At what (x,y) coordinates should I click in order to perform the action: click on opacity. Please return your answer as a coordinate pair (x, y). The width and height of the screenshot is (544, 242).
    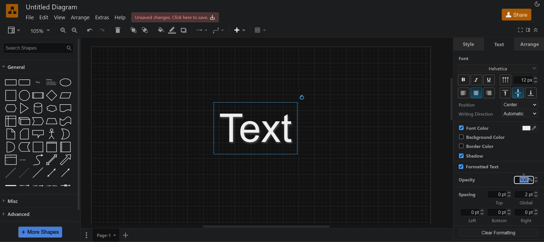
    Looking at the image, I should click on (467, 180).